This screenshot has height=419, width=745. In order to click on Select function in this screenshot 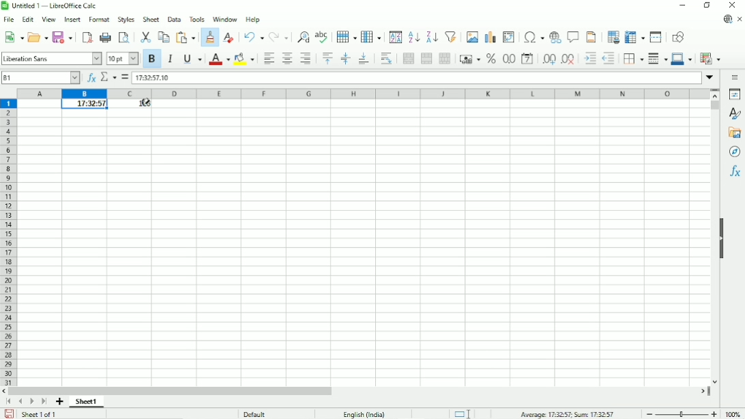, I will do `click(108, 77)`.